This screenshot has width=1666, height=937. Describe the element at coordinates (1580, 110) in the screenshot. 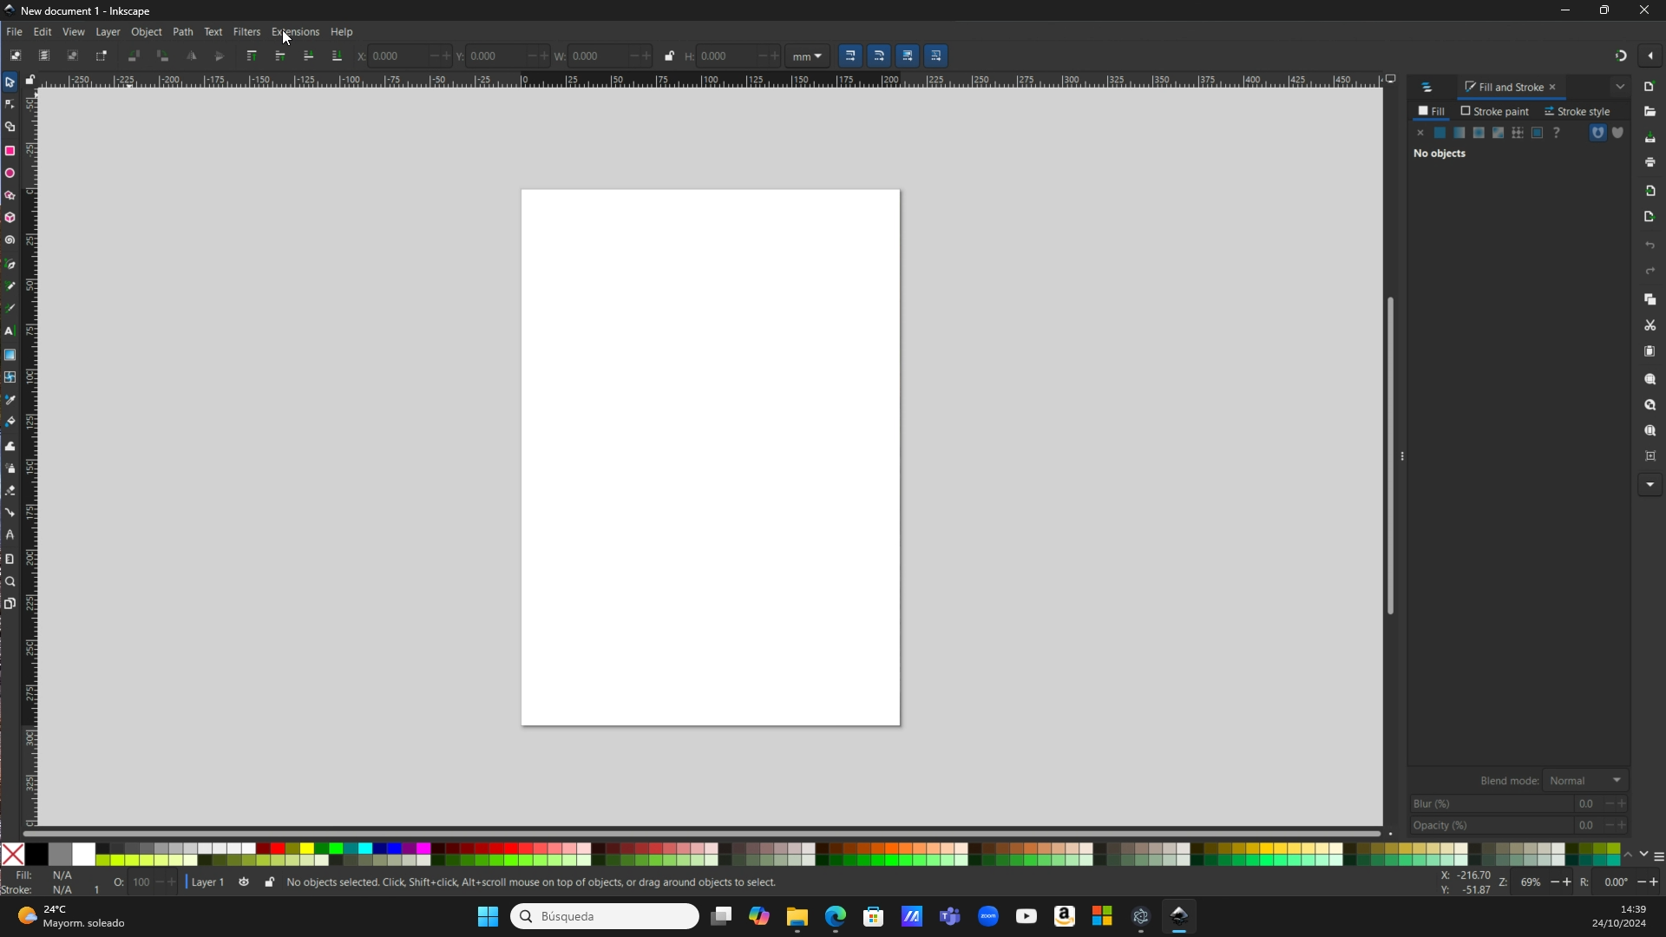

I see `Stroke Style` at that location.